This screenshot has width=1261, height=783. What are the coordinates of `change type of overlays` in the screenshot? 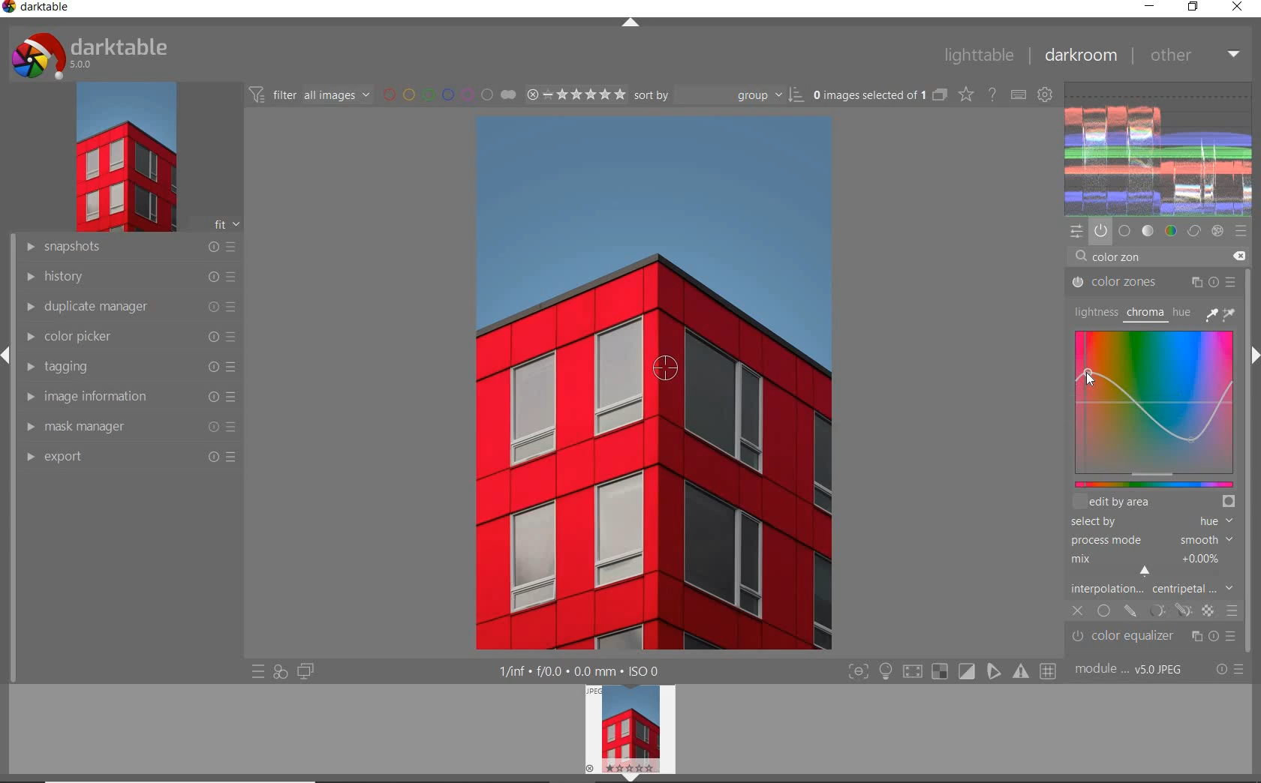 It's located at (968, 95).